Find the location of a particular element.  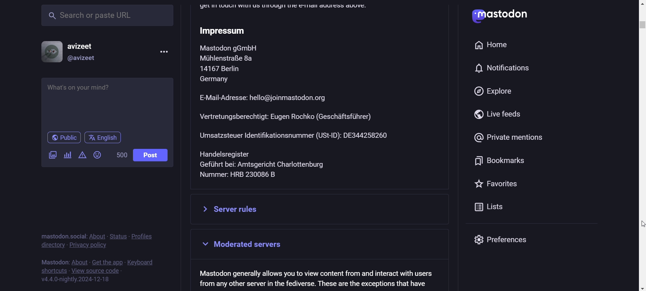

about is located at coordinates (79, 263).